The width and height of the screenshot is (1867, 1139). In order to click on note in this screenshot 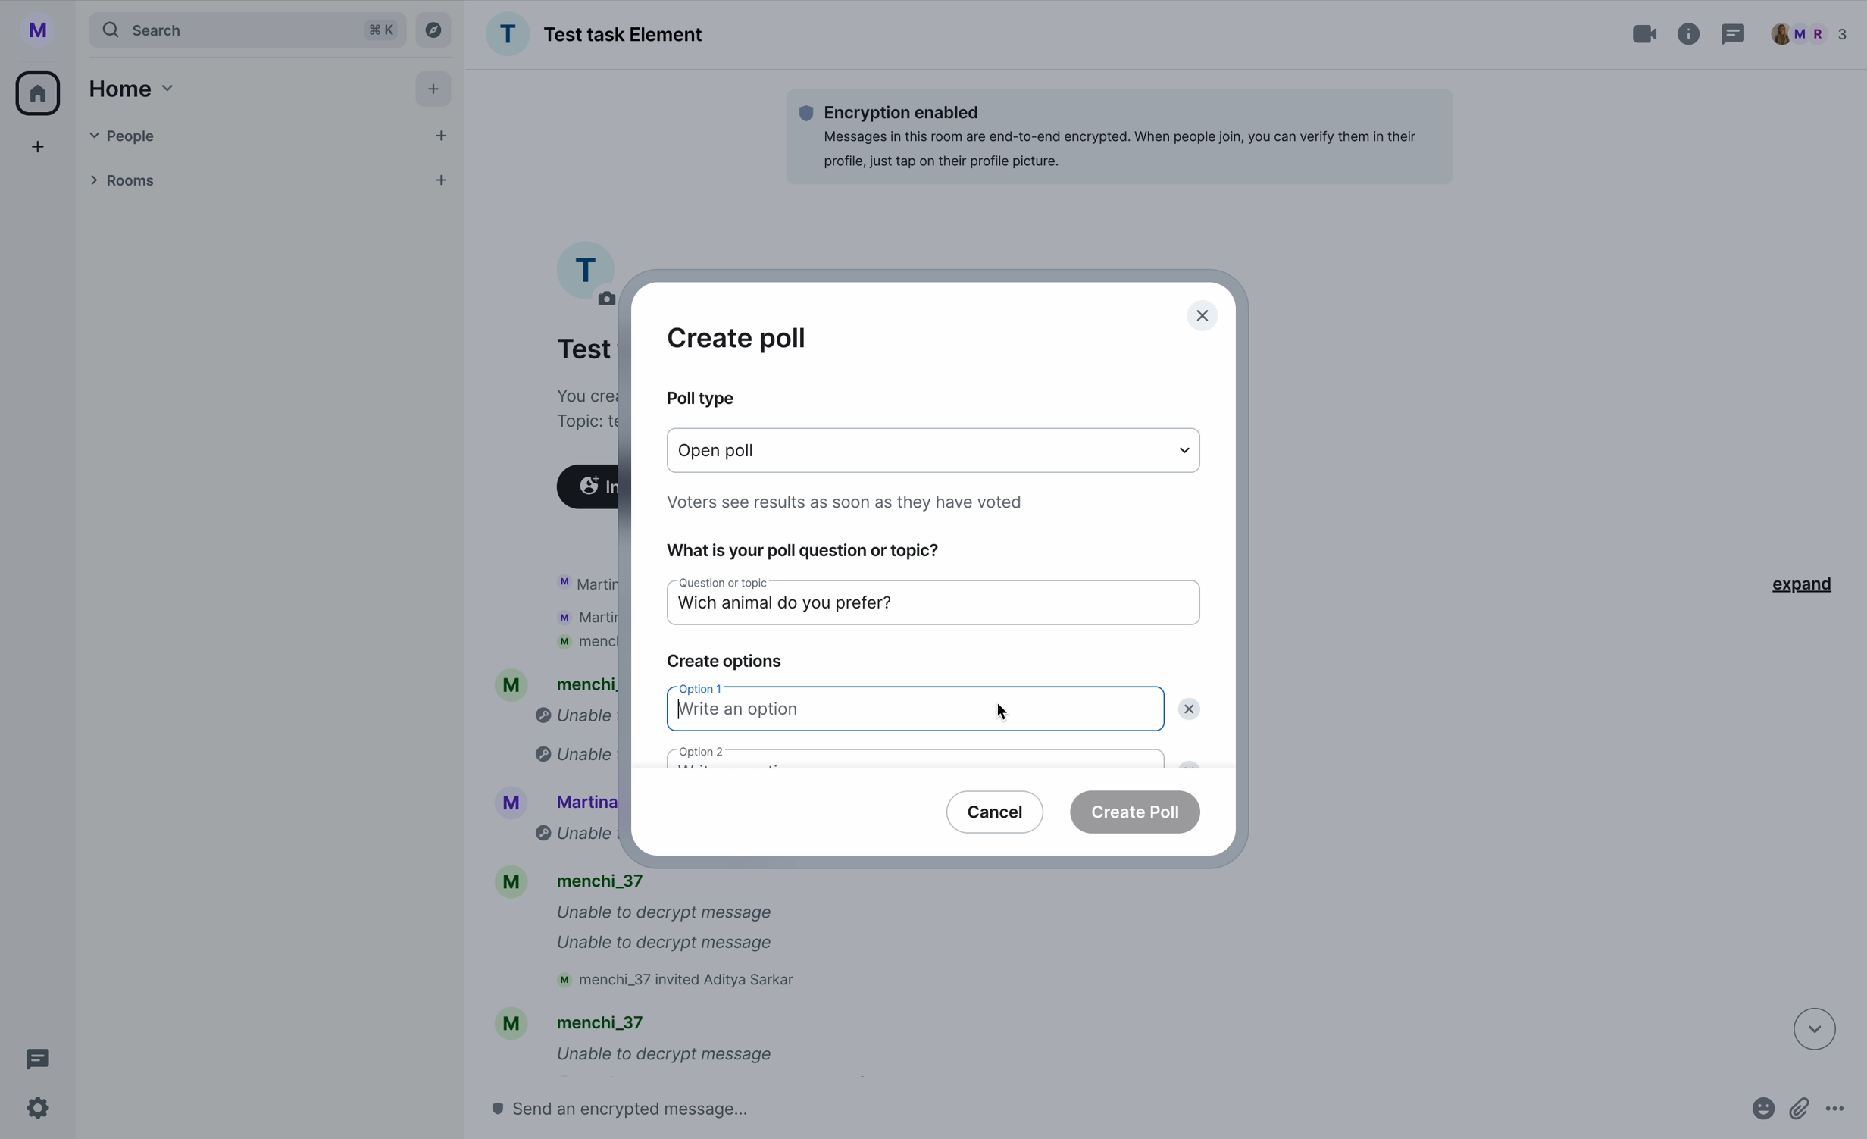, I will do `click(850, 500)`.